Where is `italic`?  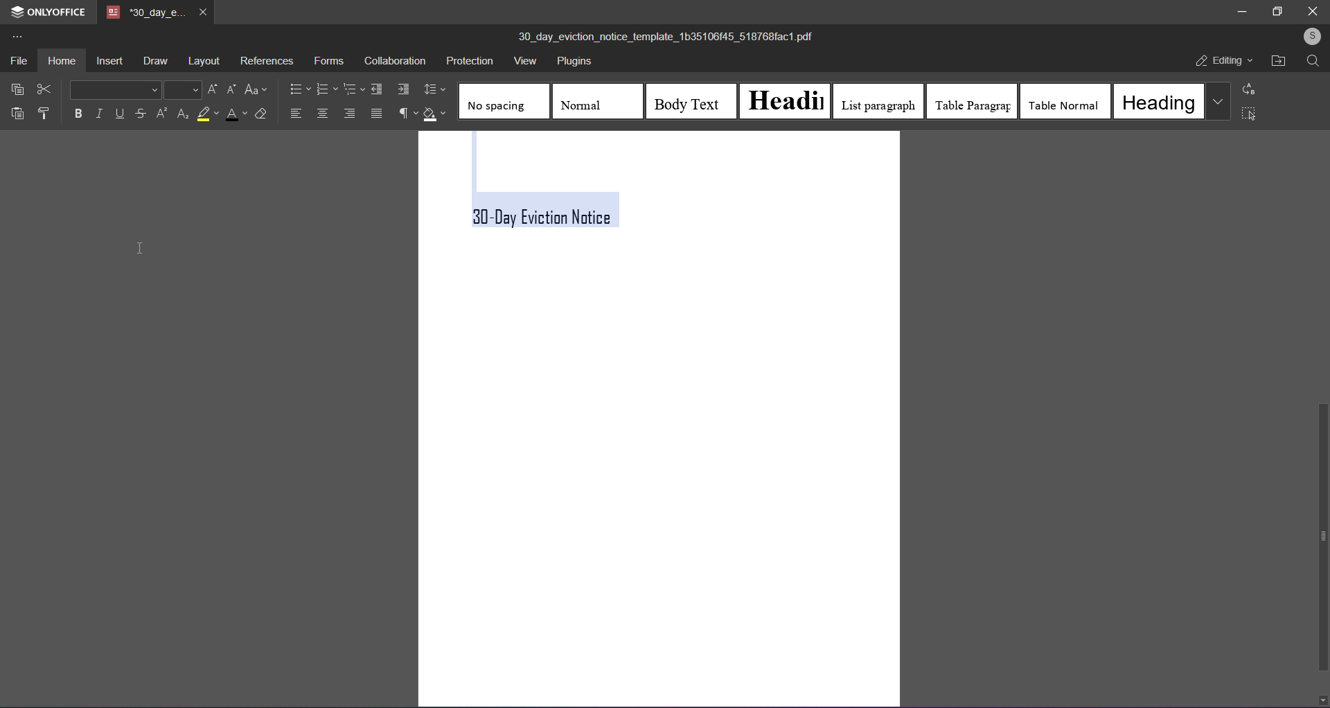 italic is located at coordinates (98, 113).